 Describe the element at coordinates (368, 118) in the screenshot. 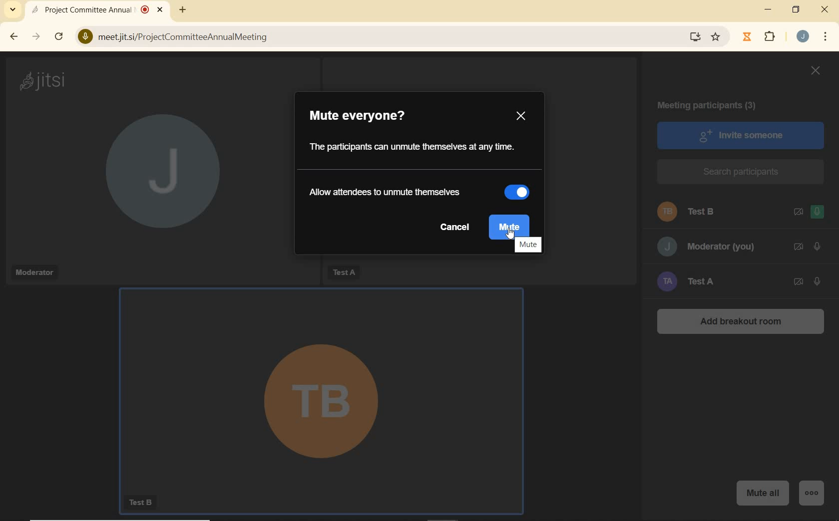

I see `MUTE EVERYONE?` at that location.